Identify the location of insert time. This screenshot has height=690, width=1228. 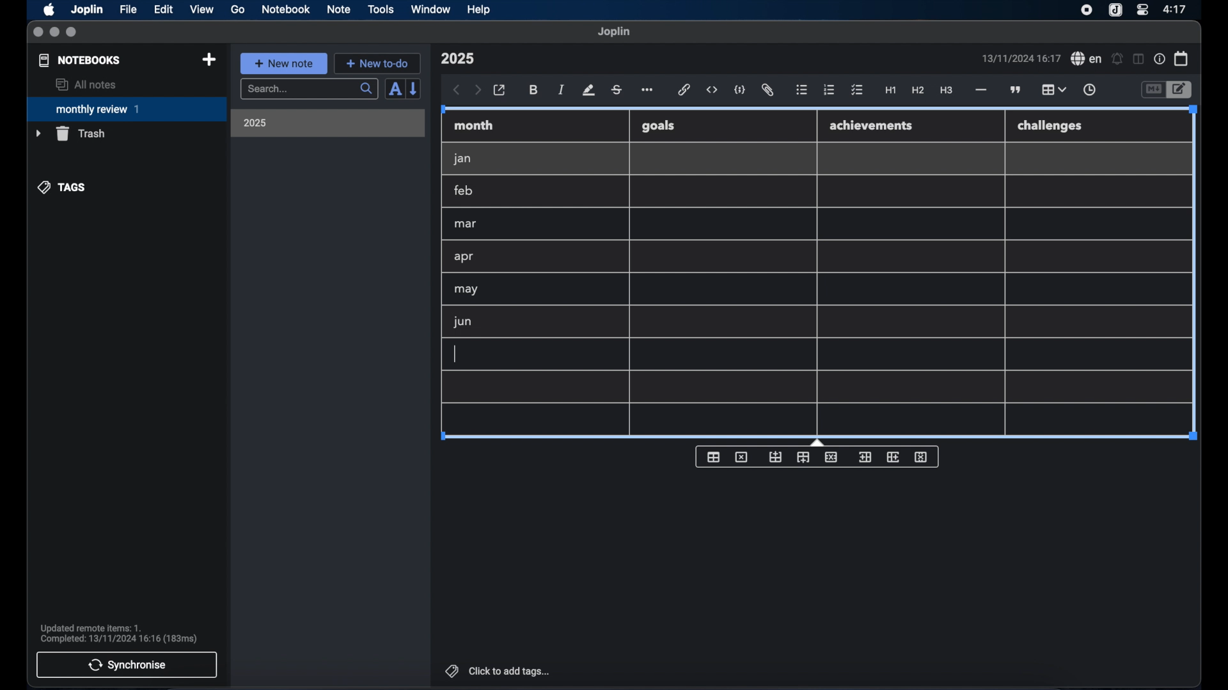
(1089, 90).